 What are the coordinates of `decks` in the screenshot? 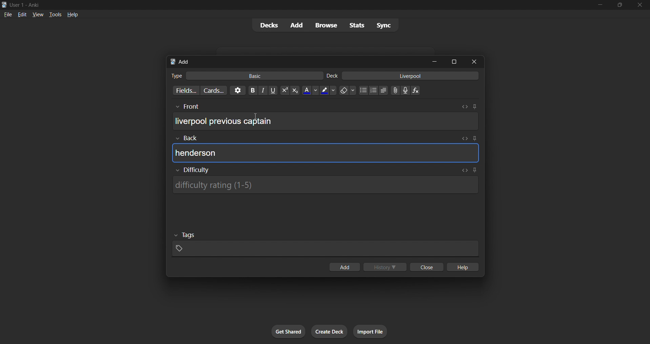 It's located at (266, 26).